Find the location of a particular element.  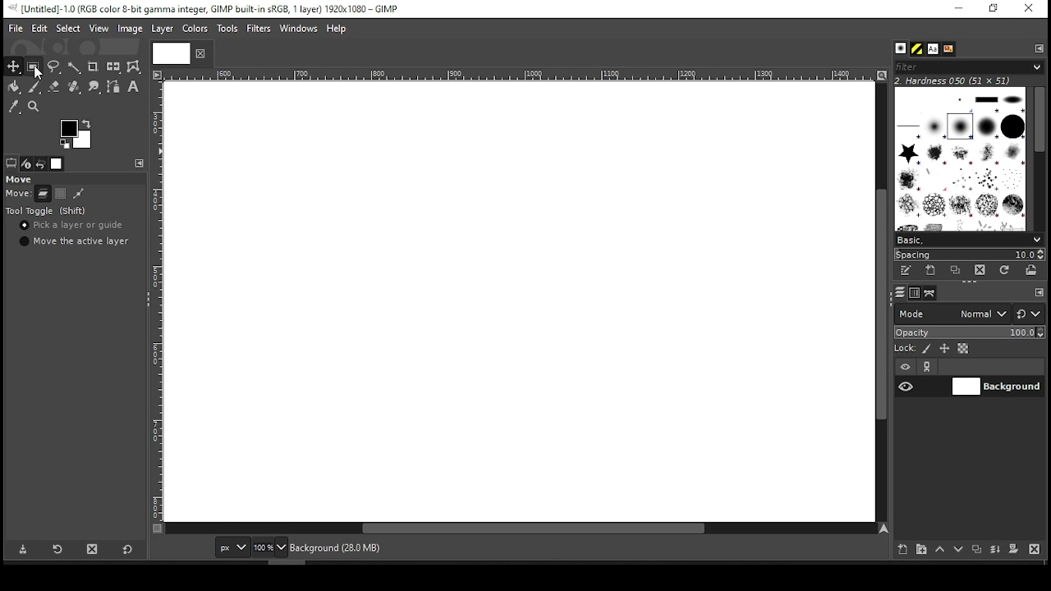

tools is located at coordinates (229, 30).